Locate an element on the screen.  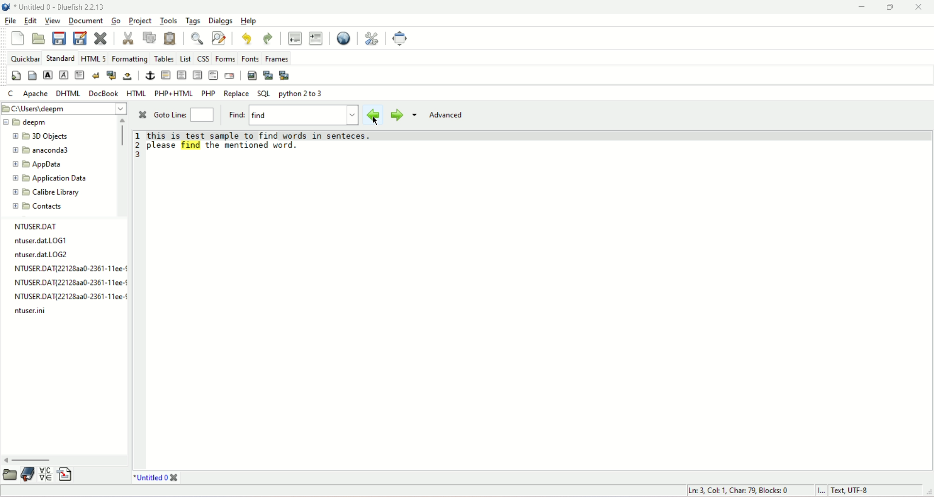
go is located at coordinates (115, 21).